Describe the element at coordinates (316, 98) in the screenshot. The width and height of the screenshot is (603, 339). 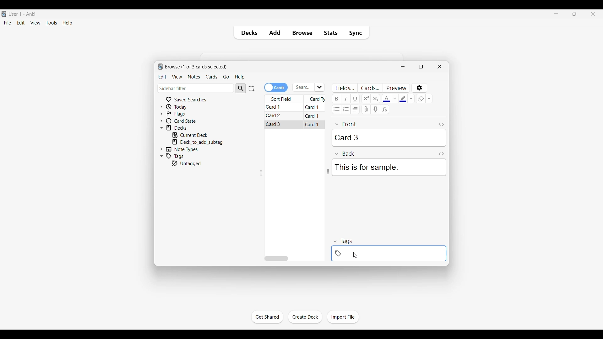
I see `Card type column` at that location.